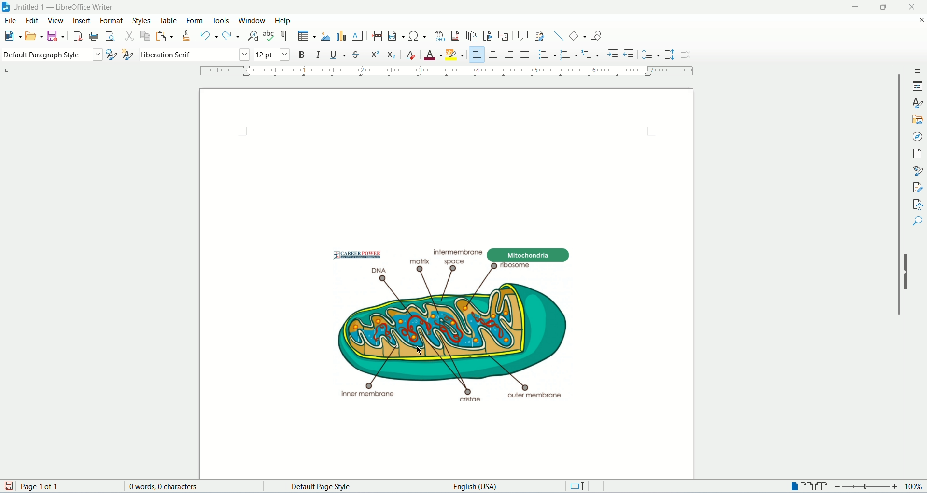 This screenshot has width=927, height=493. What do you see at coordinates (281, 20) in the screenshot?
I see `help` at bounding box center [281, 20].